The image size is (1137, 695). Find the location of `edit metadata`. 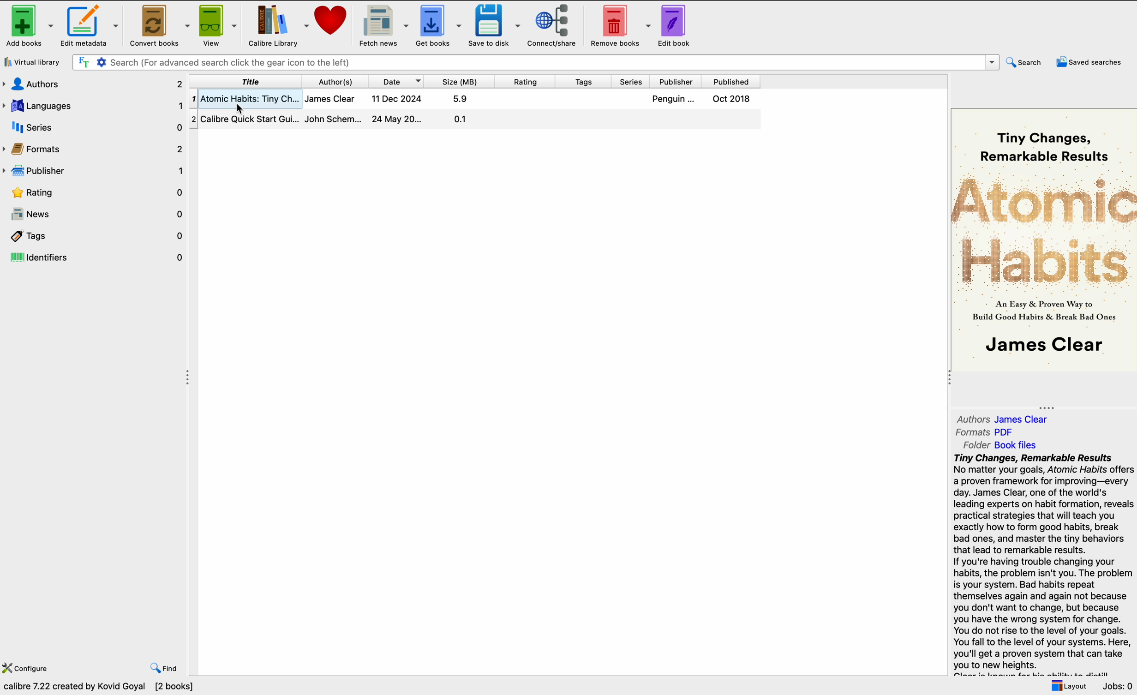

edit metadata is located at coordinates (90, 25).